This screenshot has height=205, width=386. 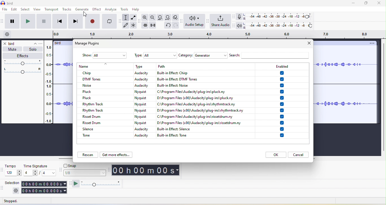 I want to click on bird, so click(x=58, y=43).